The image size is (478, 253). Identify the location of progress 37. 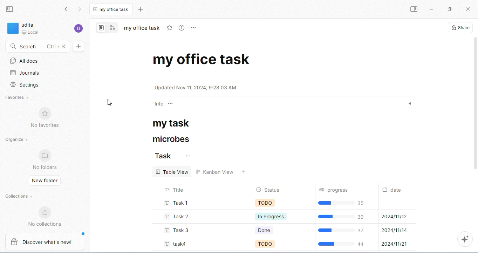
(345, 230).